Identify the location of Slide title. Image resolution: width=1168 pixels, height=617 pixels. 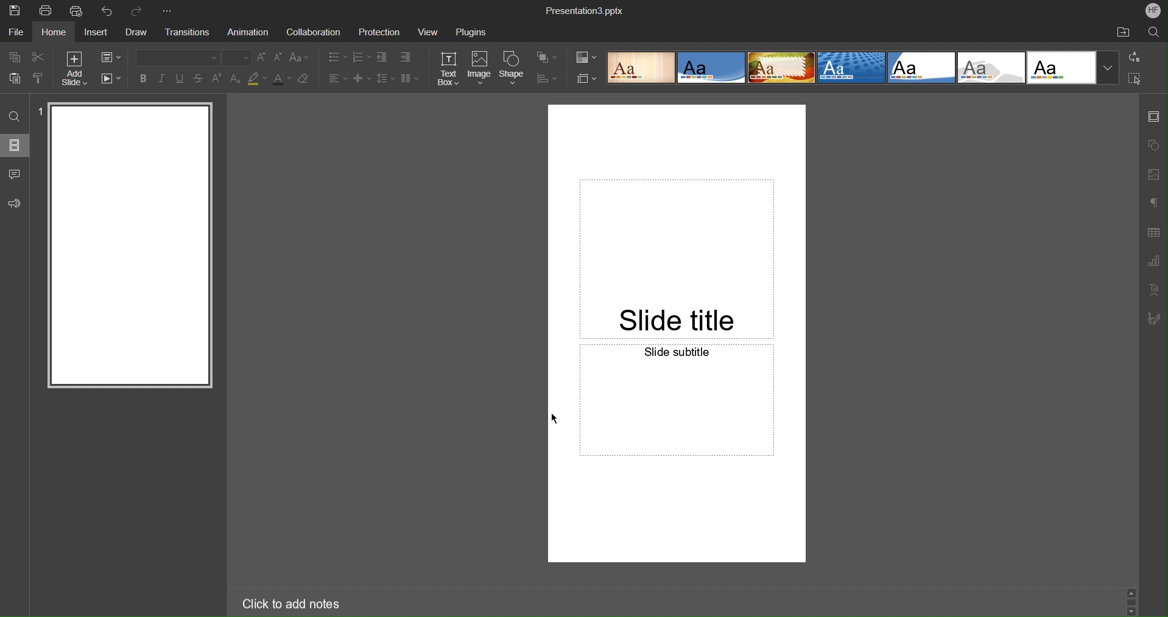
(675, 224).